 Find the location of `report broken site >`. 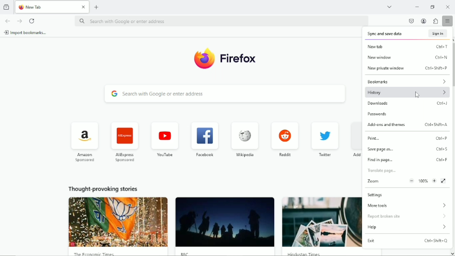

report broken site > is located at coordinates (409, 216).